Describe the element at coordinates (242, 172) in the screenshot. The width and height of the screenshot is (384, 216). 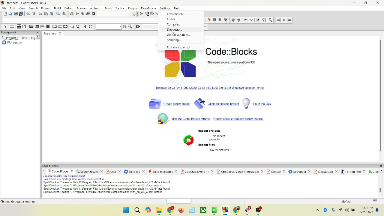
I see `Cppcheck/ver++ message` at that location.